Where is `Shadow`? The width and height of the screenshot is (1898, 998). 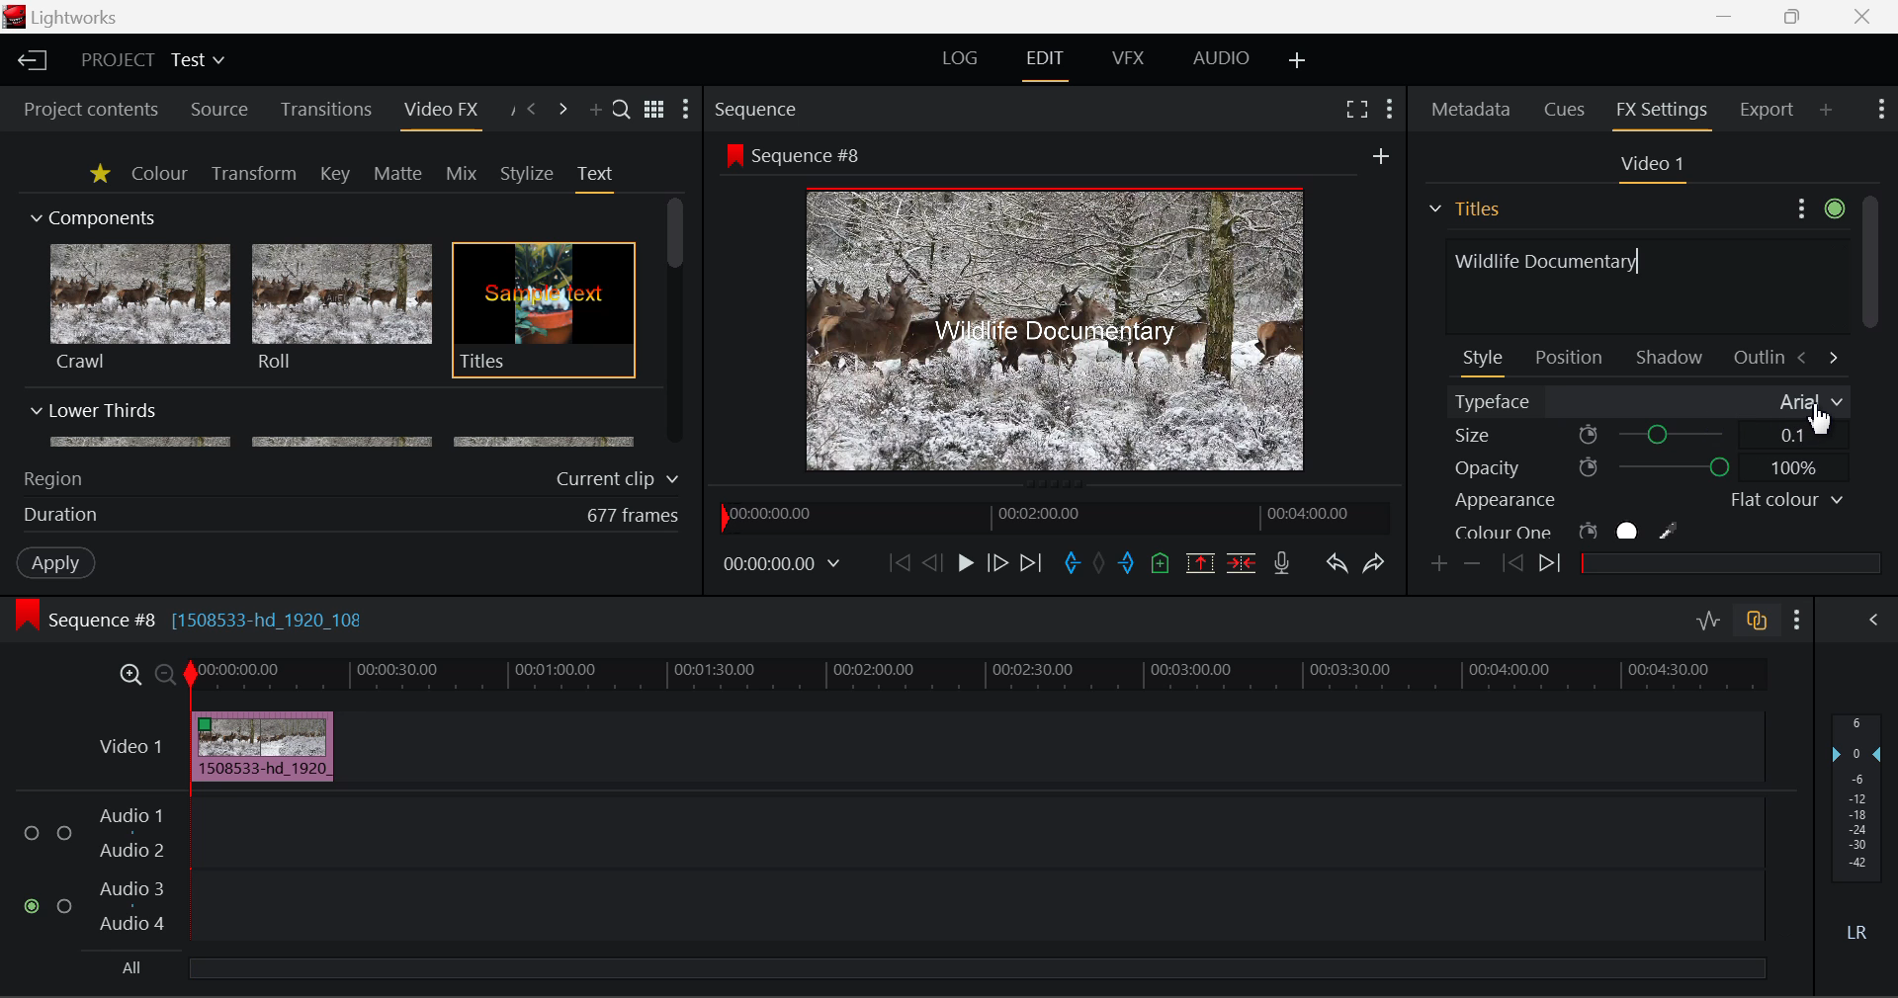 Shadow is located at coordinates (1671, 353).